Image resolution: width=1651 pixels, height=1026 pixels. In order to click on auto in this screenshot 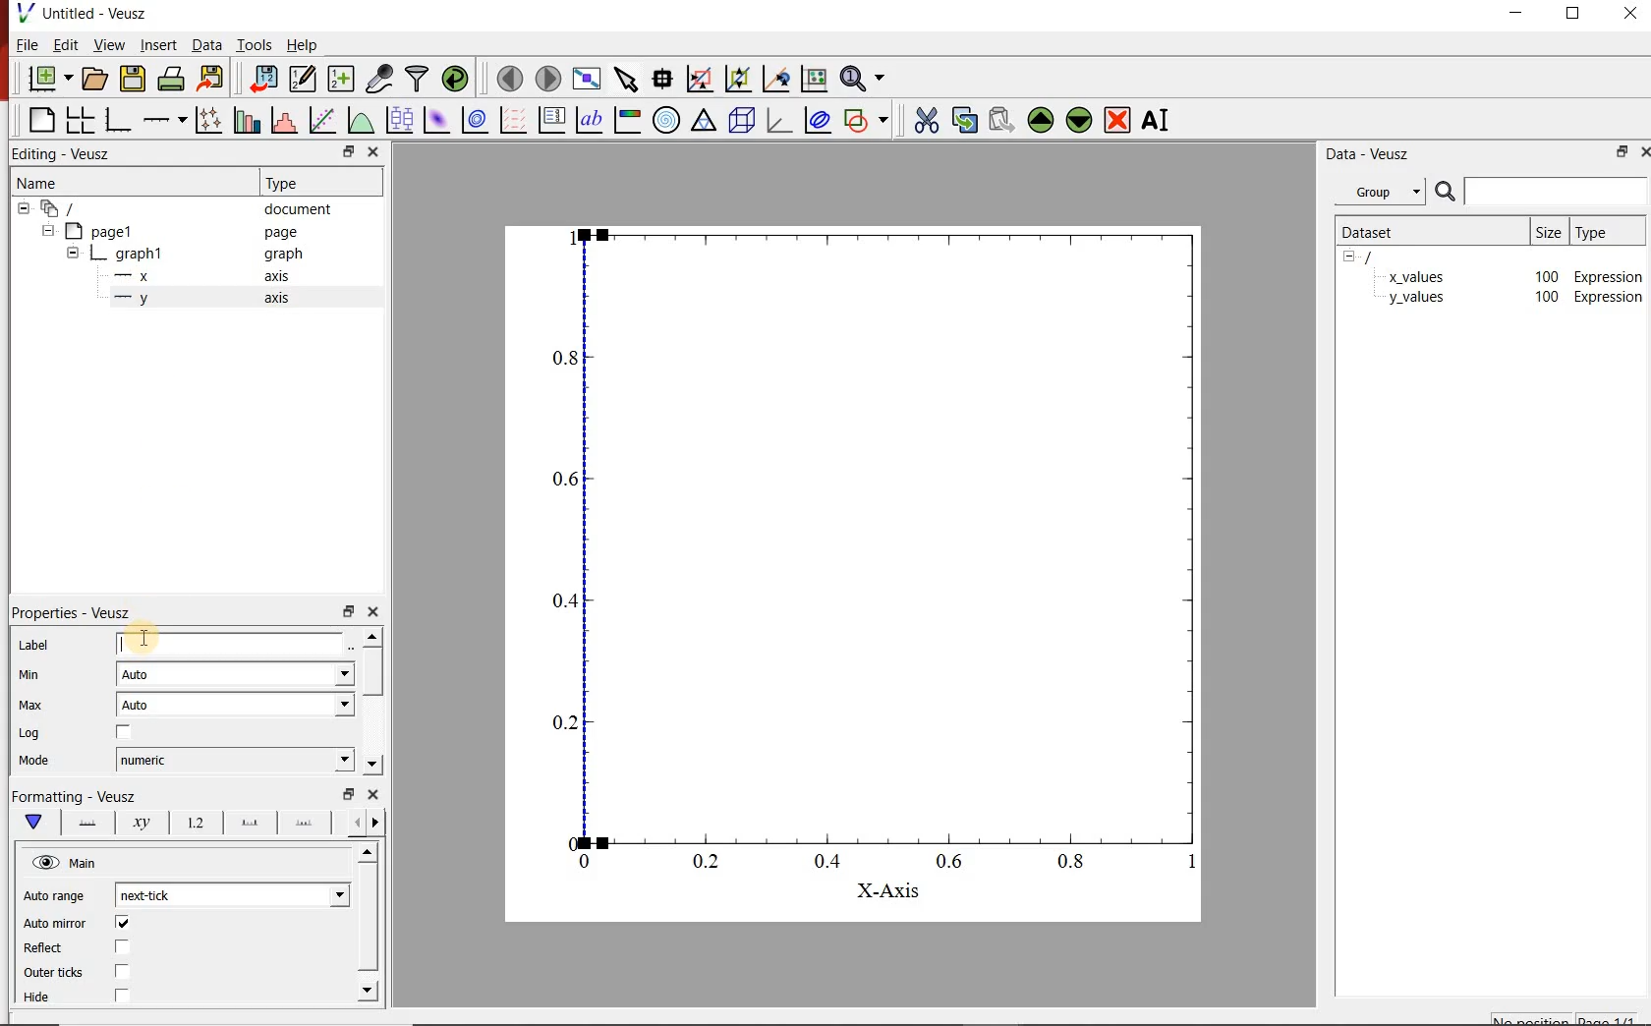, I will do `click(236, 673)`.